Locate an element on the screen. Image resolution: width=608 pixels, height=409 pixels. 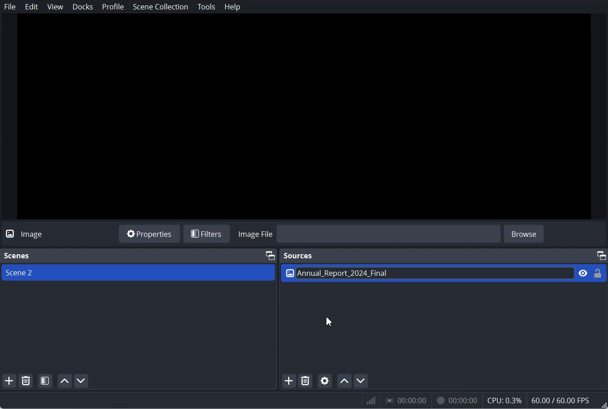
Scene is located at coordinates (138, 273).